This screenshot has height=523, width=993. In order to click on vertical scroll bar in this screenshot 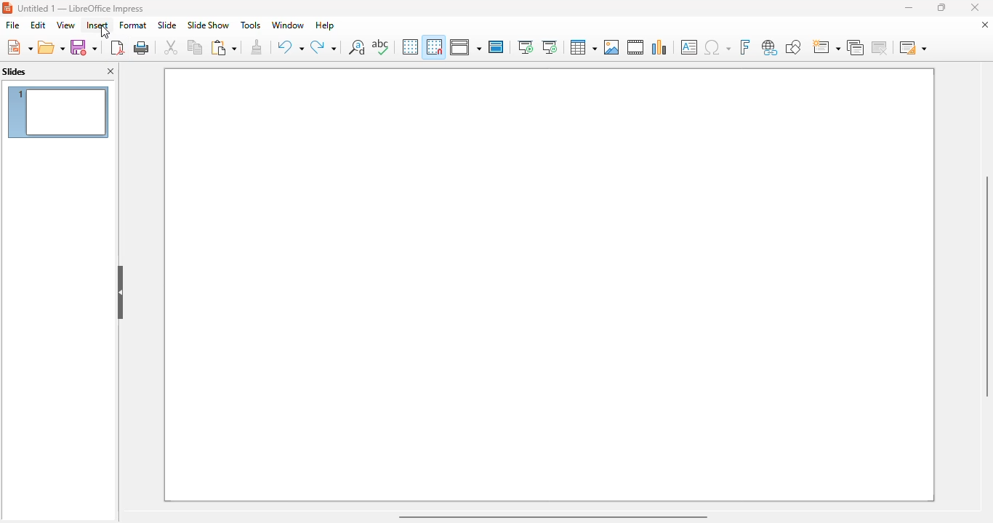, I will do `click(984, 286)`.